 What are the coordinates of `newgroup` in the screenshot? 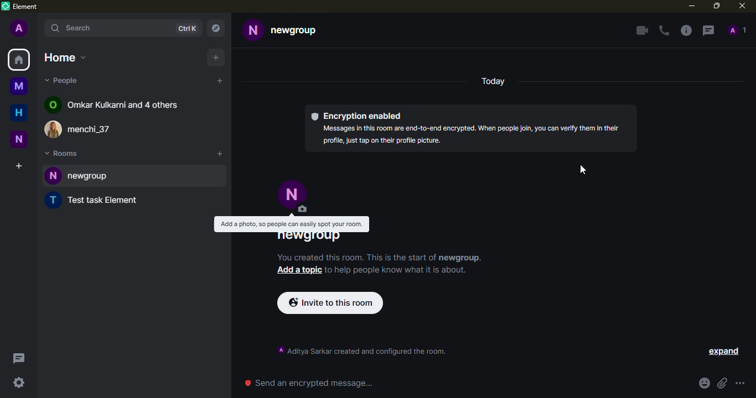 It's located at (295, 30).